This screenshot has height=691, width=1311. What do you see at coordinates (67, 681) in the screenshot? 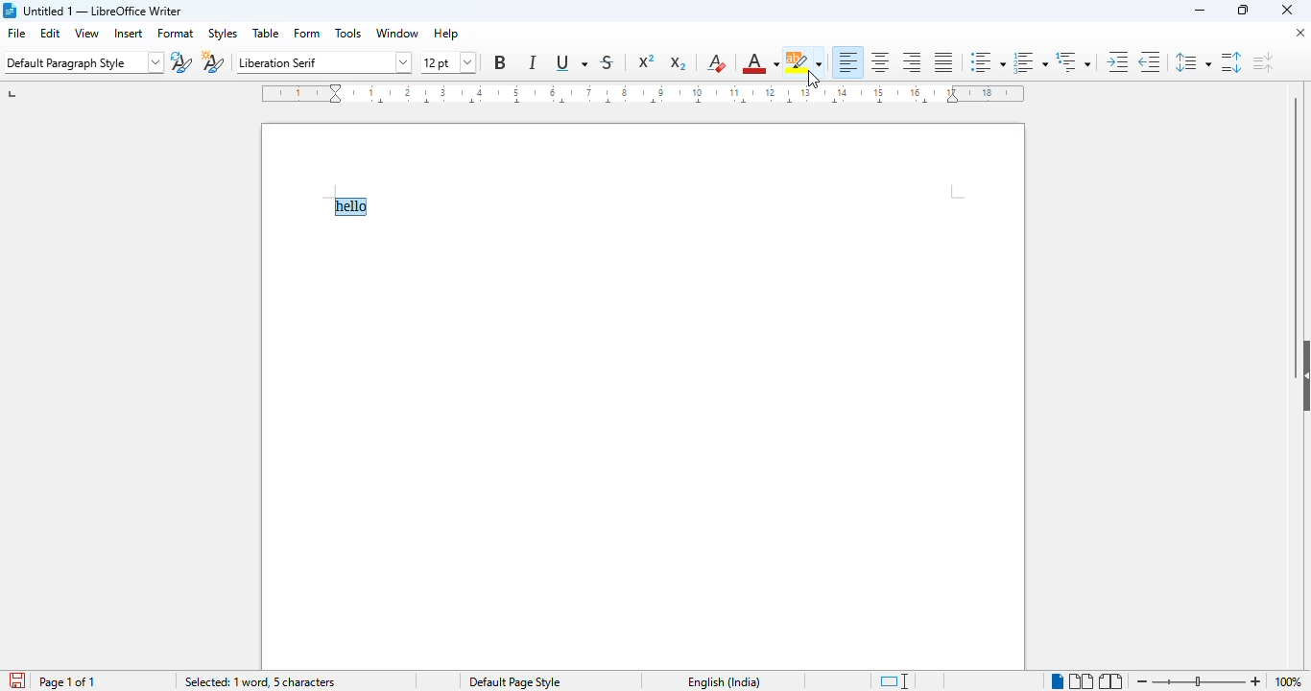
I see `page 1 of 1` at bounding box center [67, 681].